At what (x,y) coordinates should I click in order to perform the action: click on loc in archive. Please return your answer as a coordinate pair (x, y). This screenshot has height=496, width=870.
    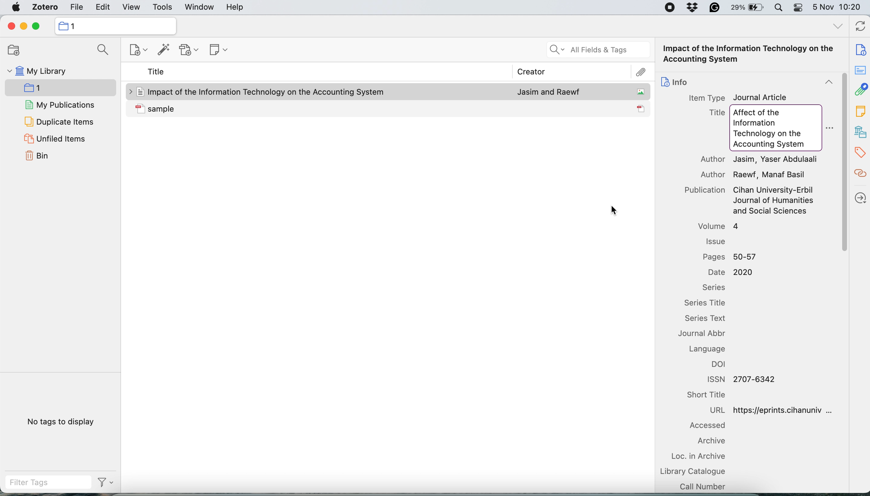
    Looking at the image, I should click on (702, 455).